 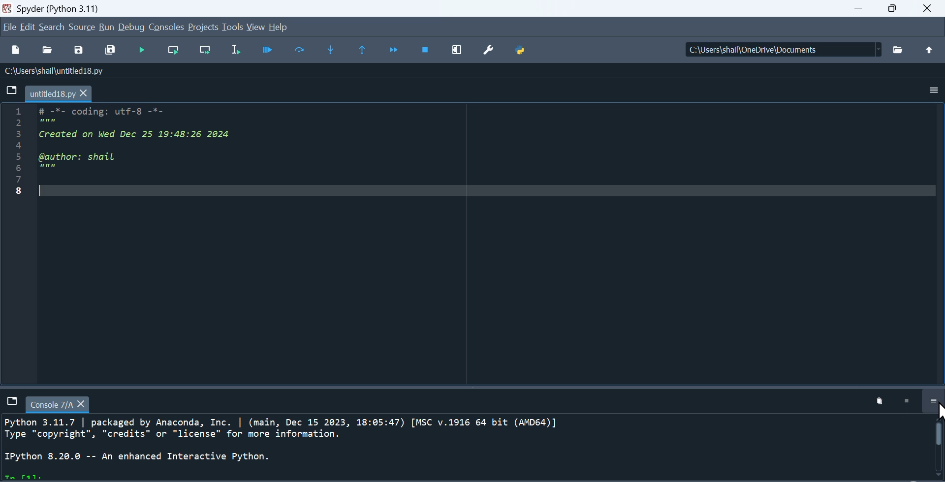 What do you see at coordinates (931, 49) in the screenshot?
I see `open parent directory` at bounding box center [931, 49].